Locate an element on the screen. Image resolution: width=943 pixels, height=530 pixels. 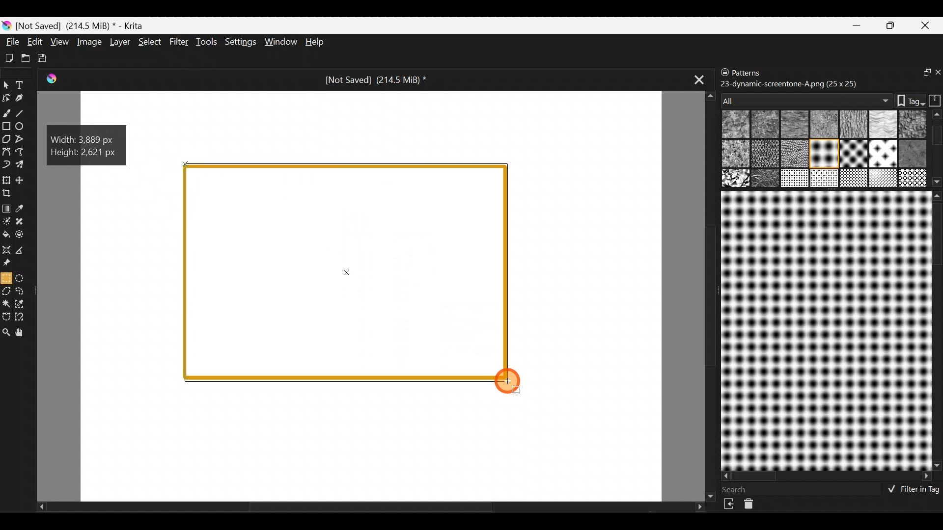
Edit is located at coordinates (34, 43).